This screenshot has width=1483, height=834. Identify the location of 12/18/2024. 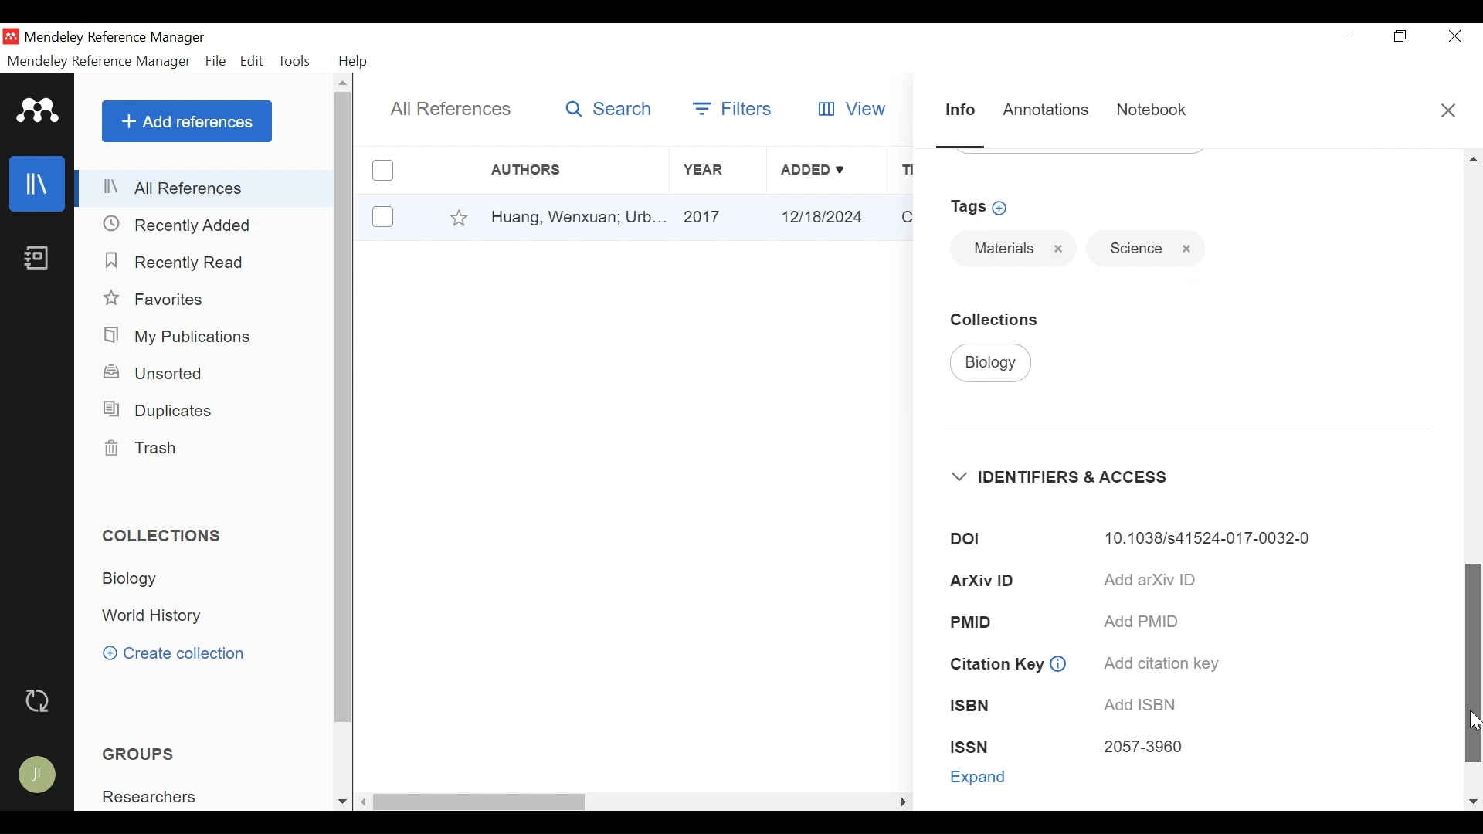
(826, 216).